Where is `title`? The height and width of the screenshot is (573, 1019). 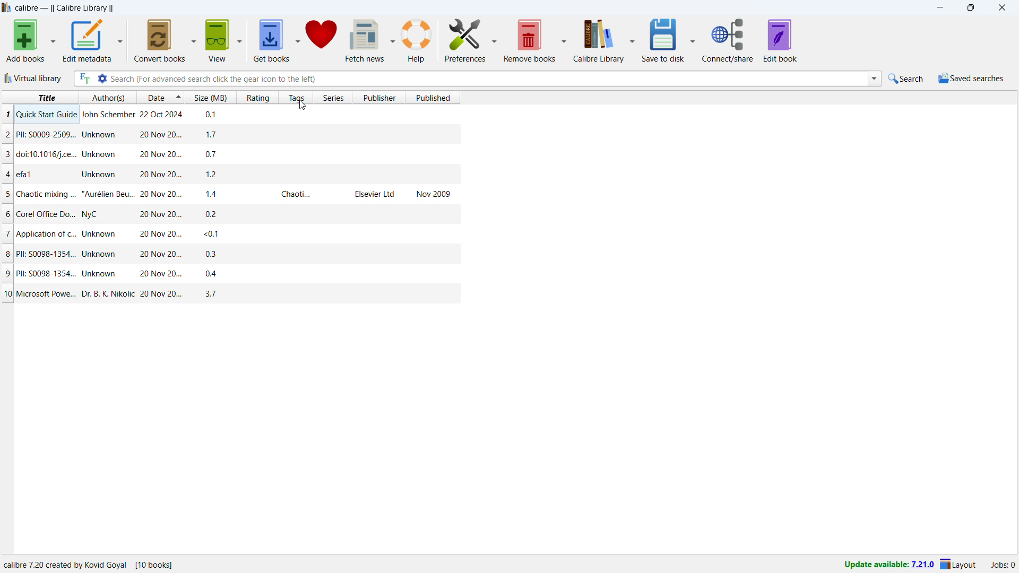 title is located at coordinates (65, 8).